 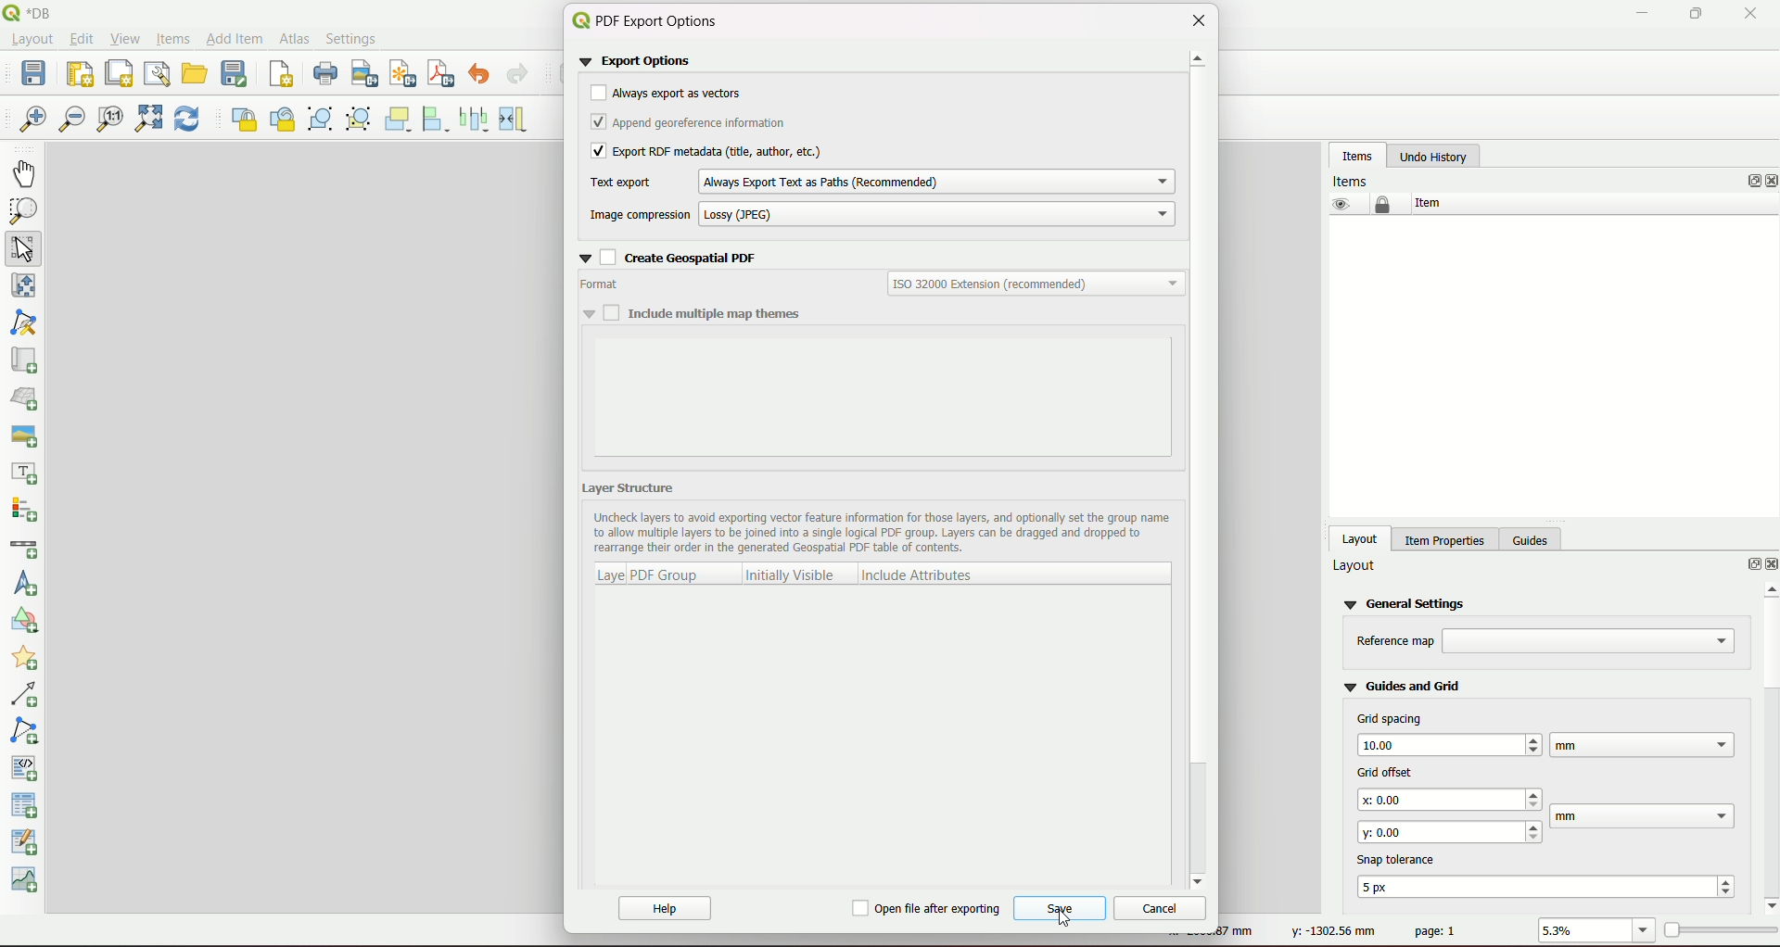 What do you see at coordinates (324, 75) in the screenshot?
I see `print layout` at bounding box center [324, 75].